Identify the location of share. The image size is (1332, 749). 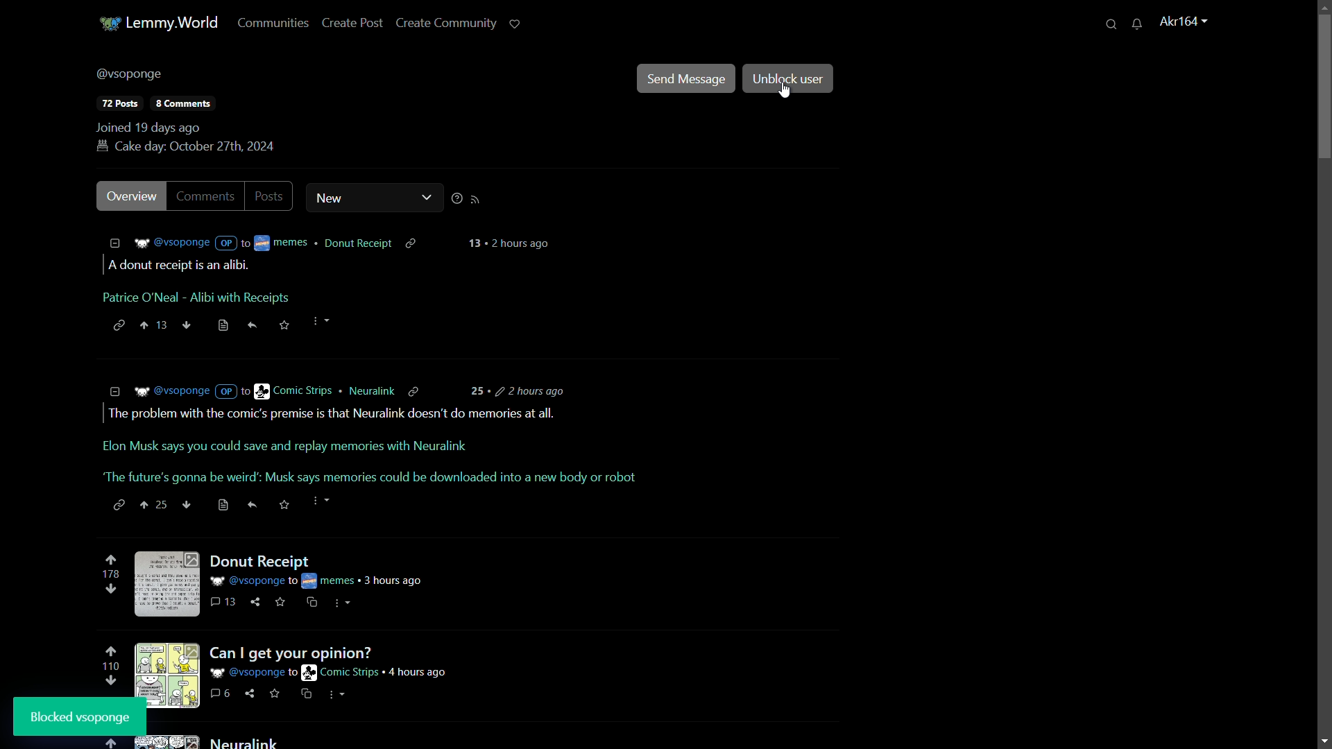
(250, 325).